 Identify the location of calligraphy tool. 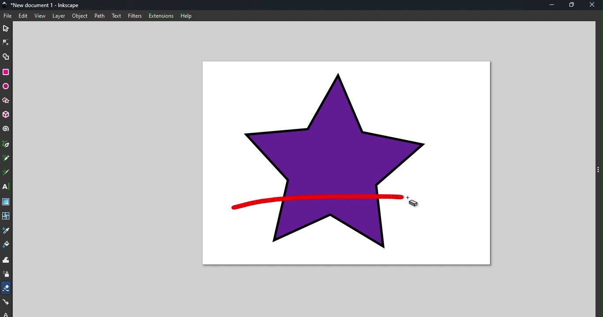
(6, 173).